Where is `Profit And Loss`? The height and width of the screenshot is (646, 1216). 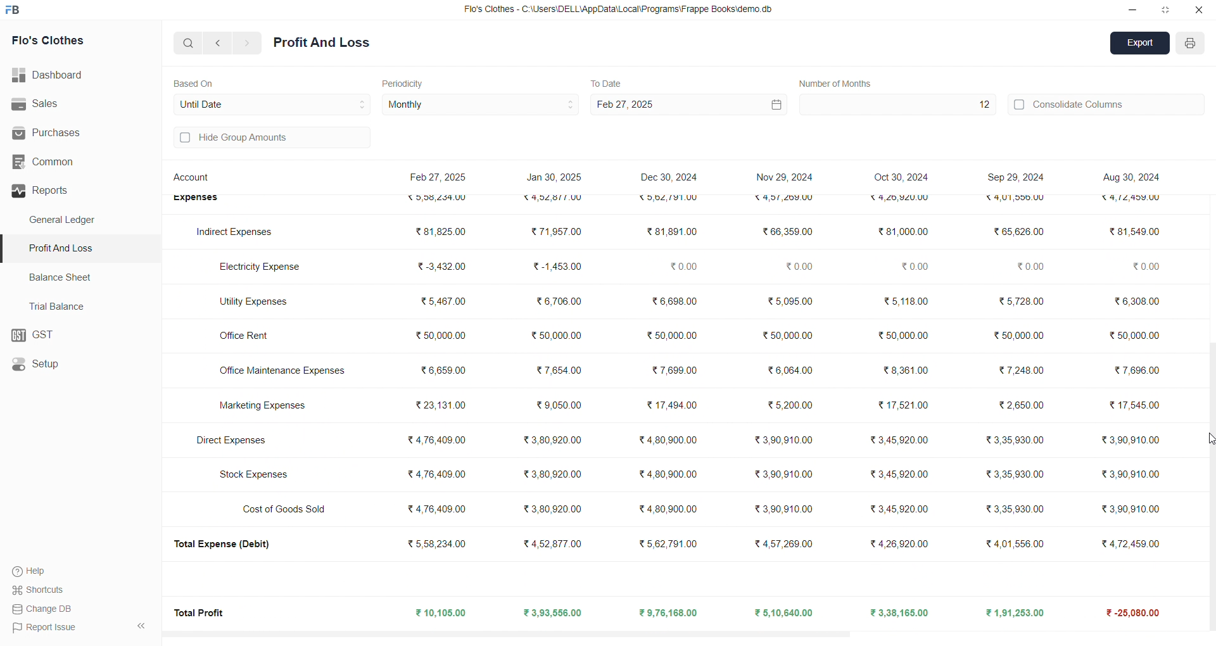
Profit And Loss is located at coordinates (83, 248).